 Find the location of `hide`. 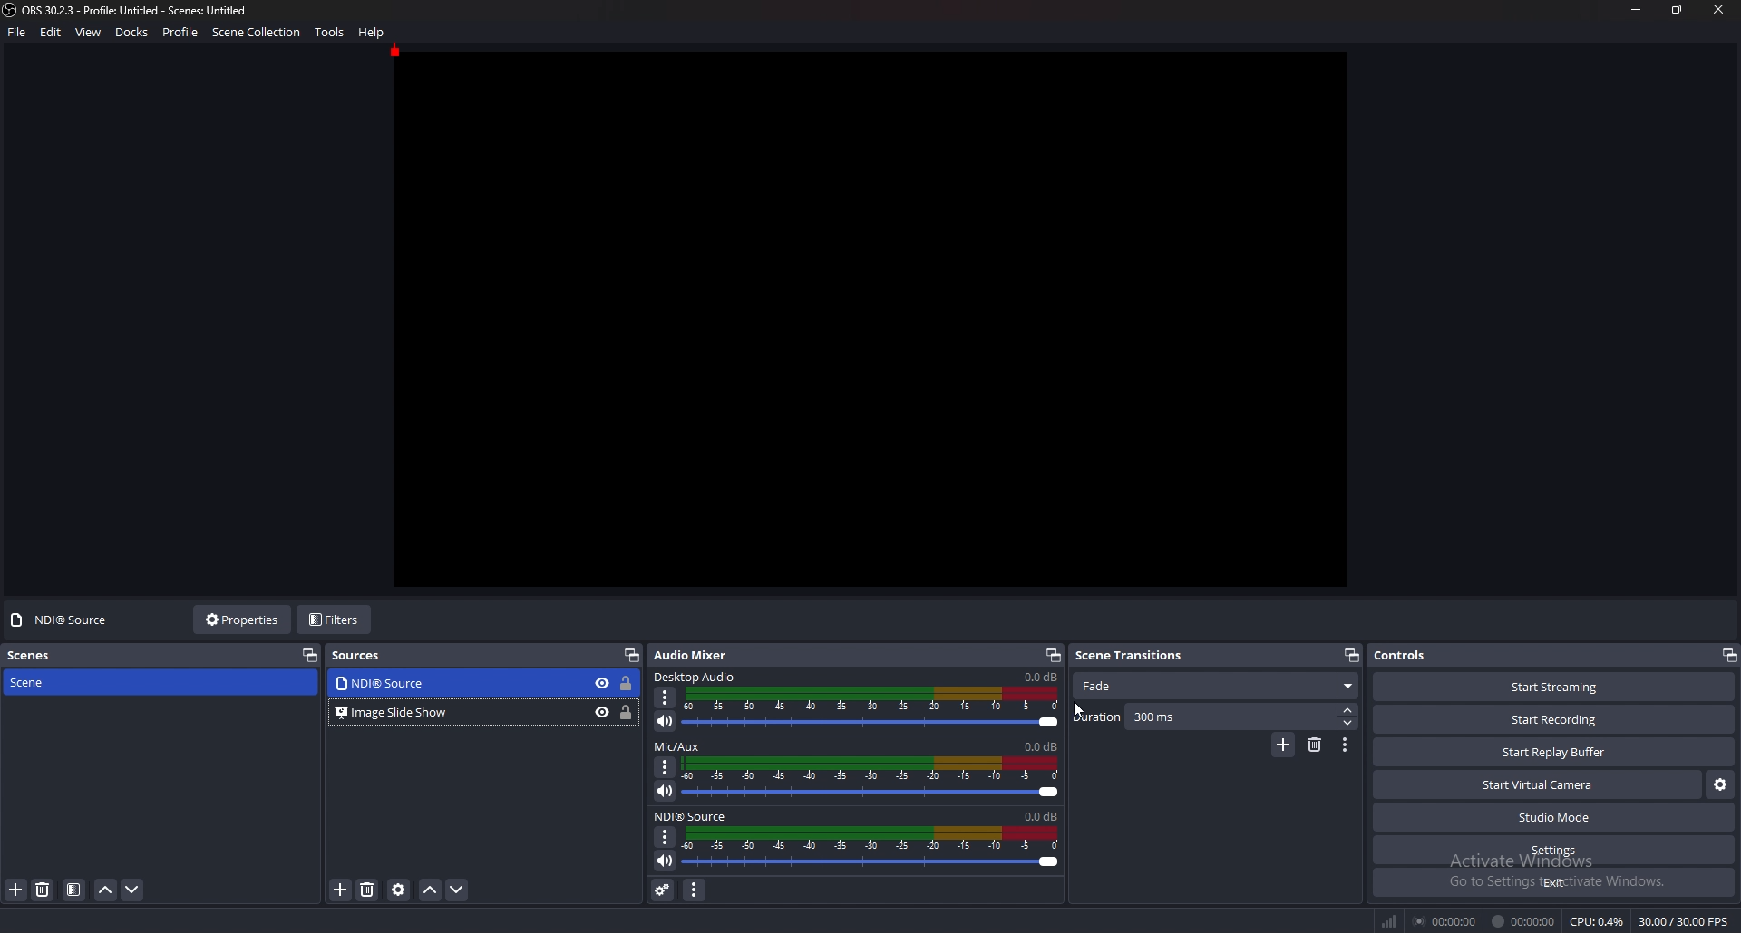

hide is located at coordinates (601, 683).